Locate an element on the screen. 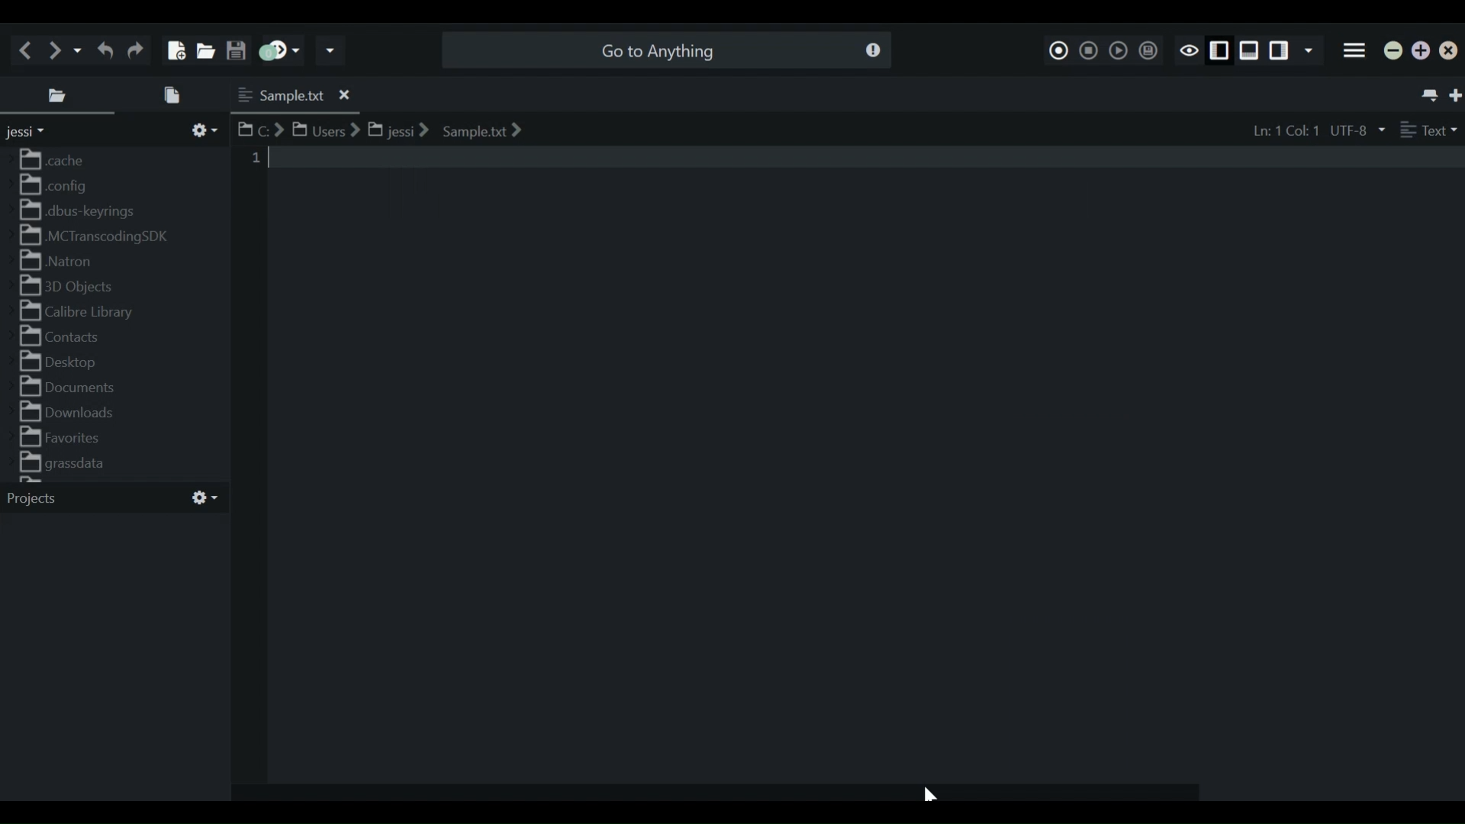 The width and height of the screenshot is (1465, 824). Search is located at coordinates (669, 50).